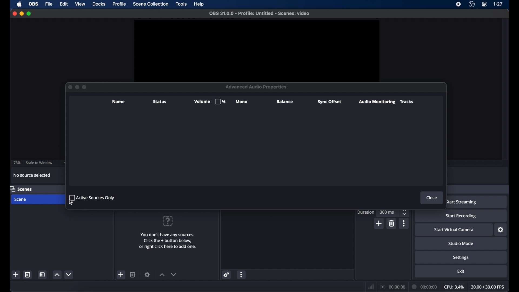 This screenshot has height=292, width=519. I want to click on , so click(69, 87).